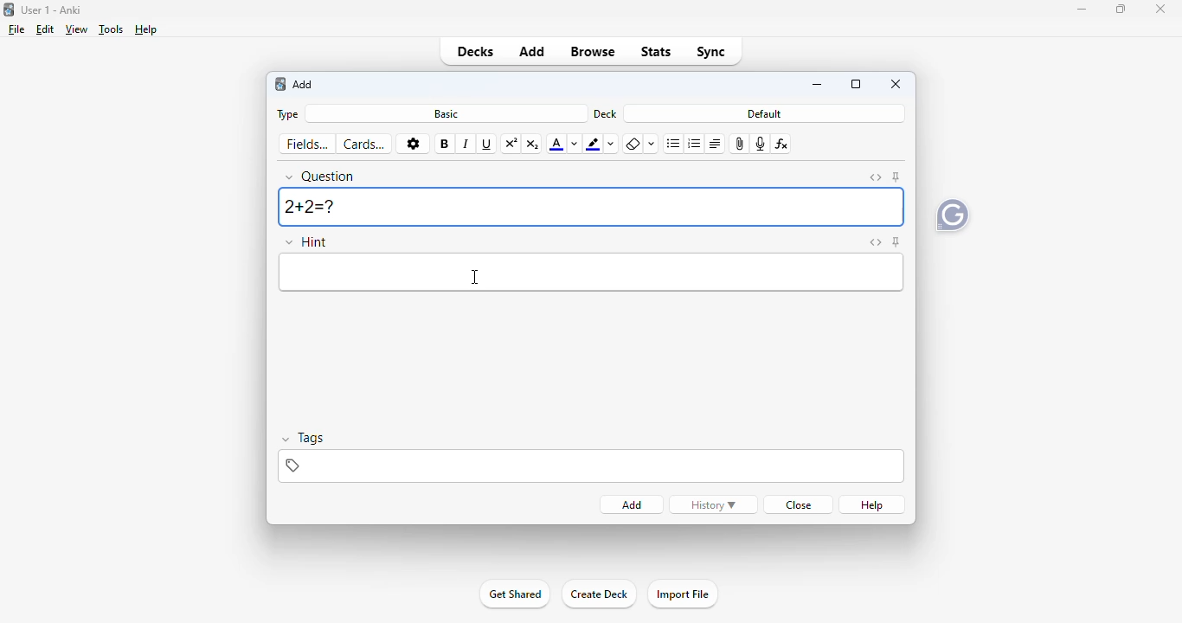 This screenshot has width=1182, height=623. Describe the element at coordinates (762, 113) in the screenshot. I see `default` at that location.